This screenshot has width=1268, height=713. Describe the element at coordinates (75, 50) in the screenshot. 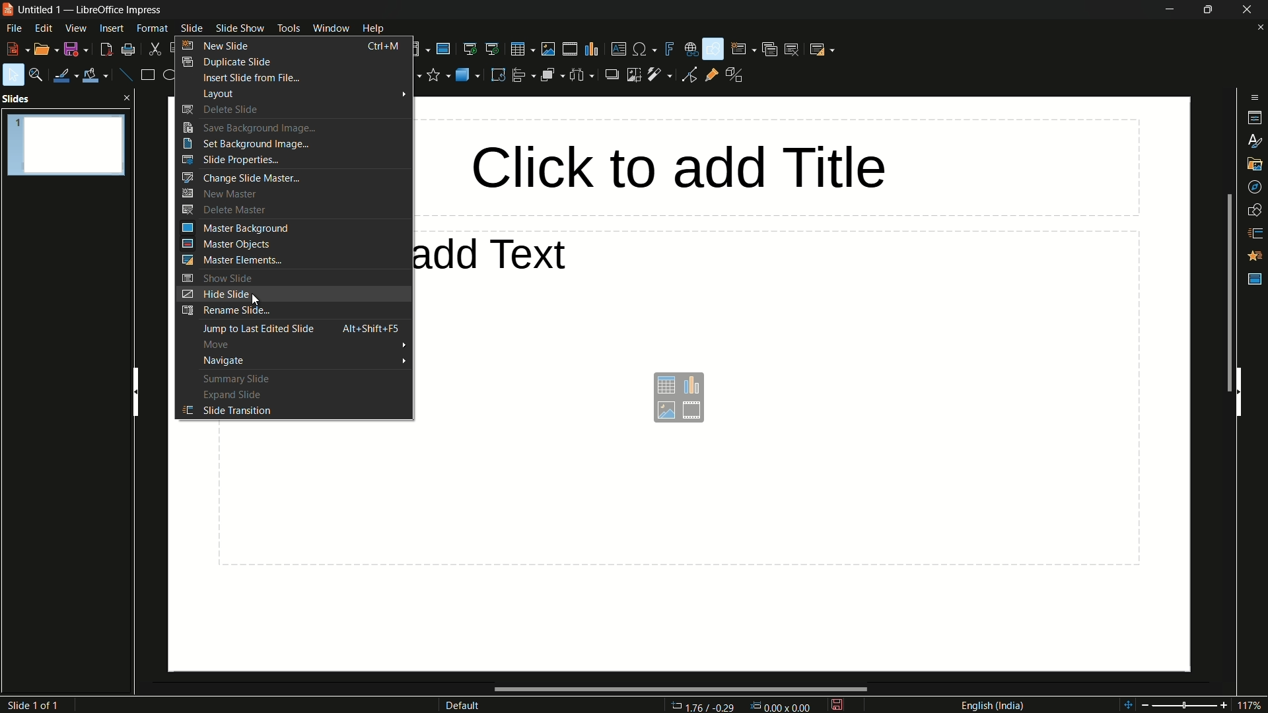

I see `save` at that location.